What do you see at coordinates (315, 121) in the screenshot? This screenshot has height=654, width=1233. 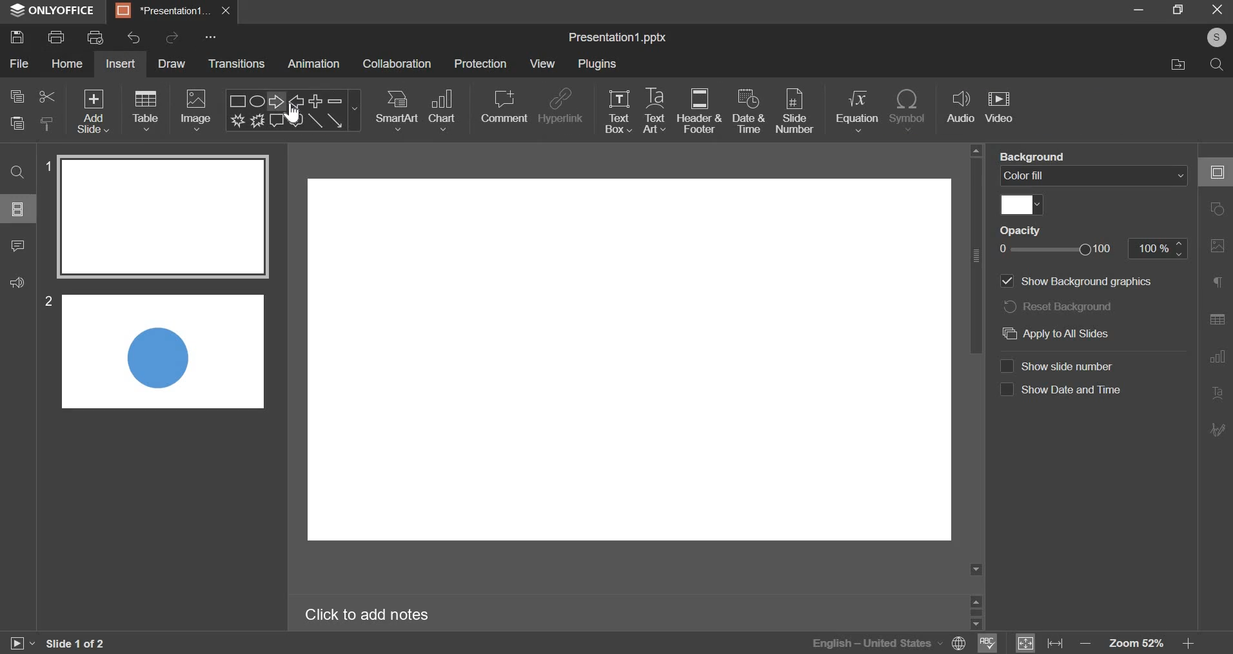 I see `Line` at bounding box center [315, 121].